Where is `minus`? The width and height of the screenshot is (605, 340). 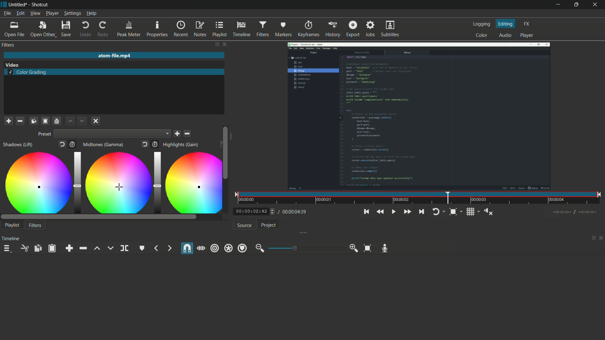 minus is located at coordinates (20, 121).